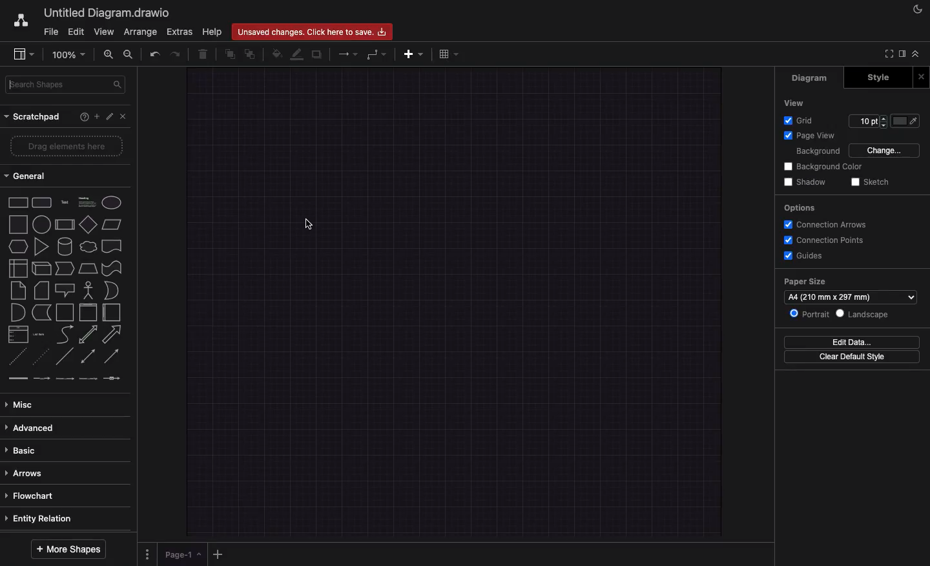  Describe the element at coordinates (147, 552) in the screenshot. I see `Options` at that location.